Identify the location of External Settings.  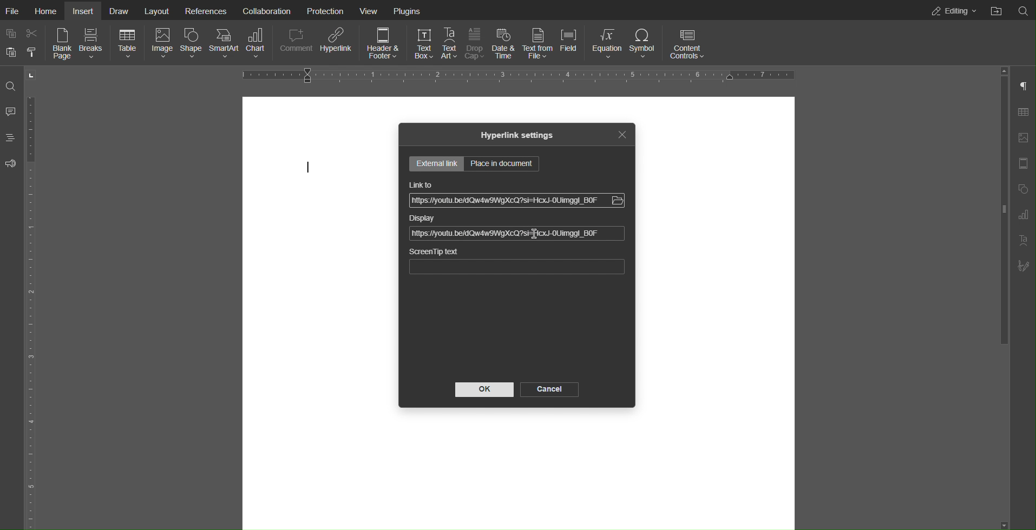
(437, 164).